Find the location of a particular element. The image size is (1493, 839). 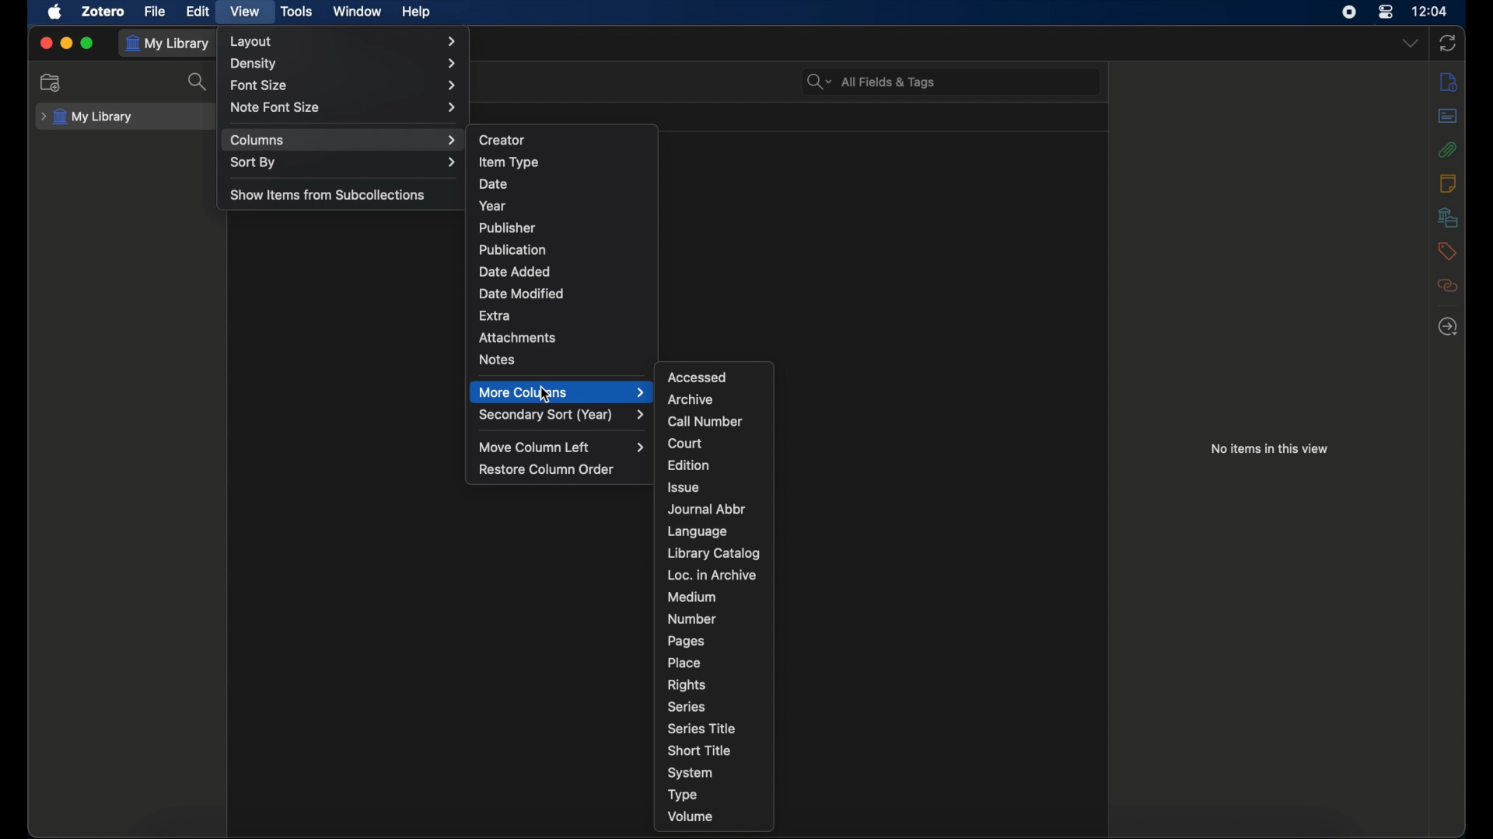

call number is located at coordinates (705, 422).